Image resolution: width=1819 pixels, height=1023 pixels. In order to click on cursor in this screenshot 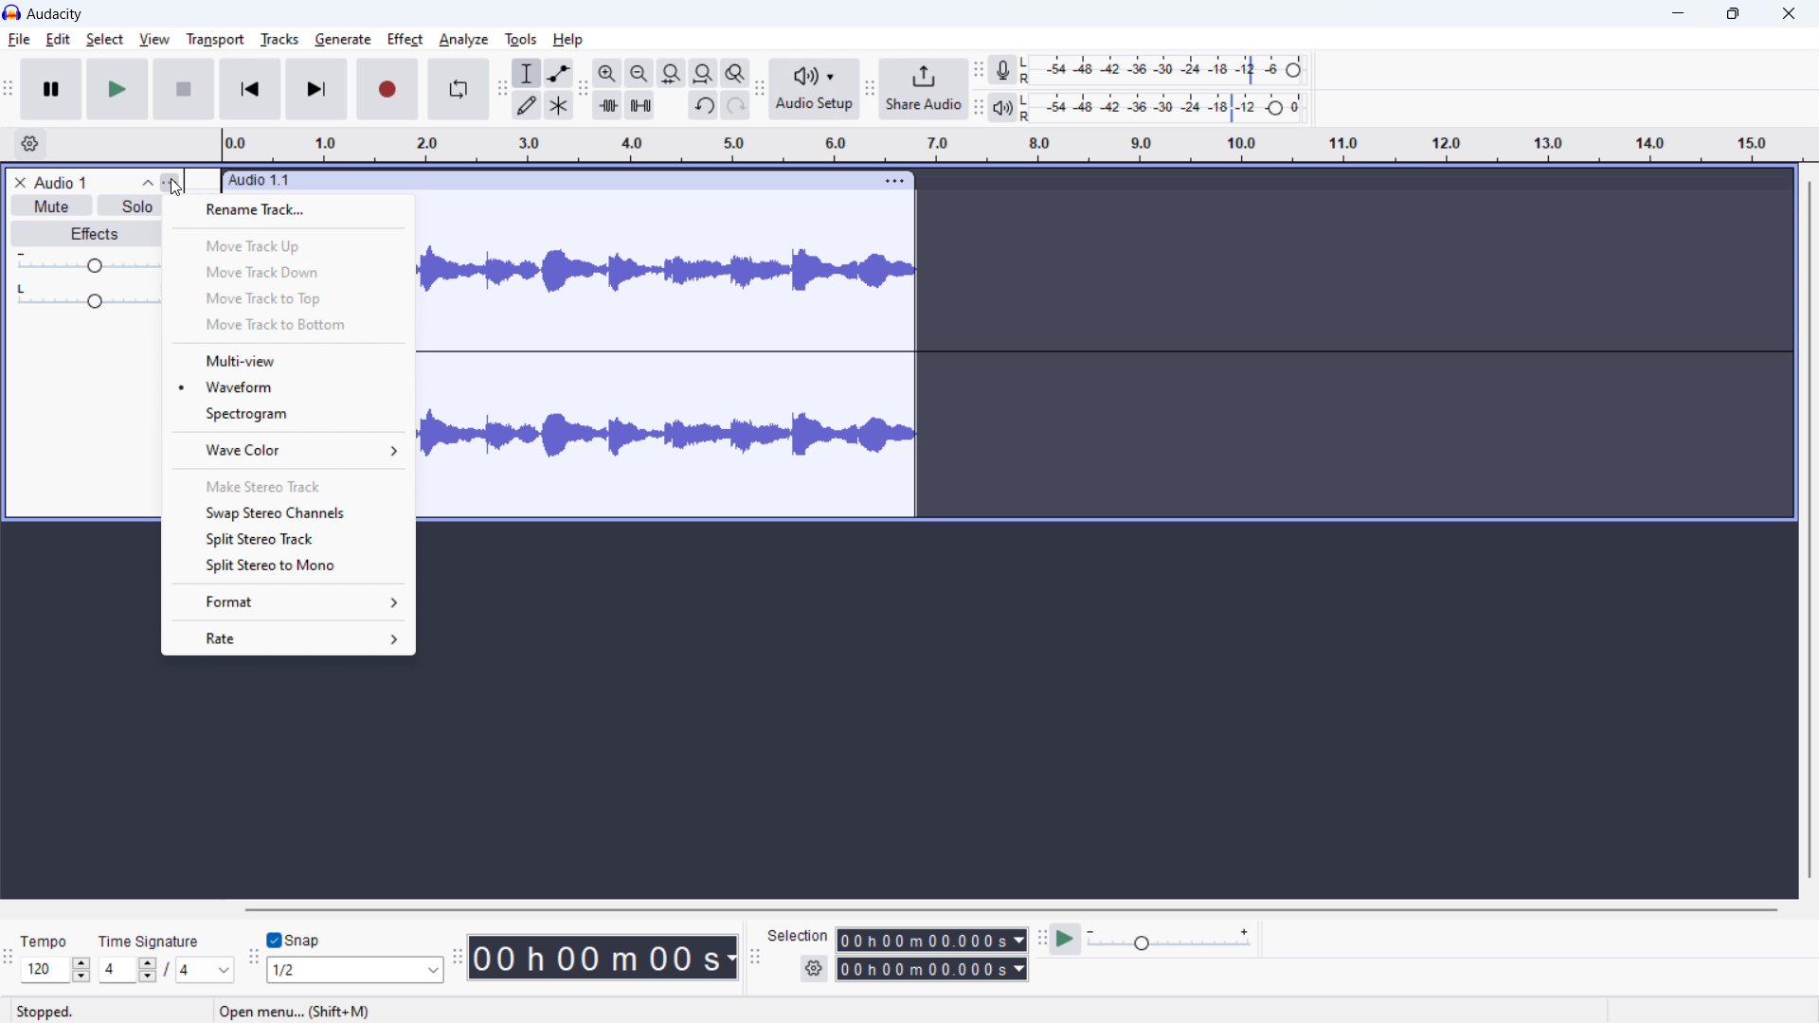, I will do `click(177, 188)`.